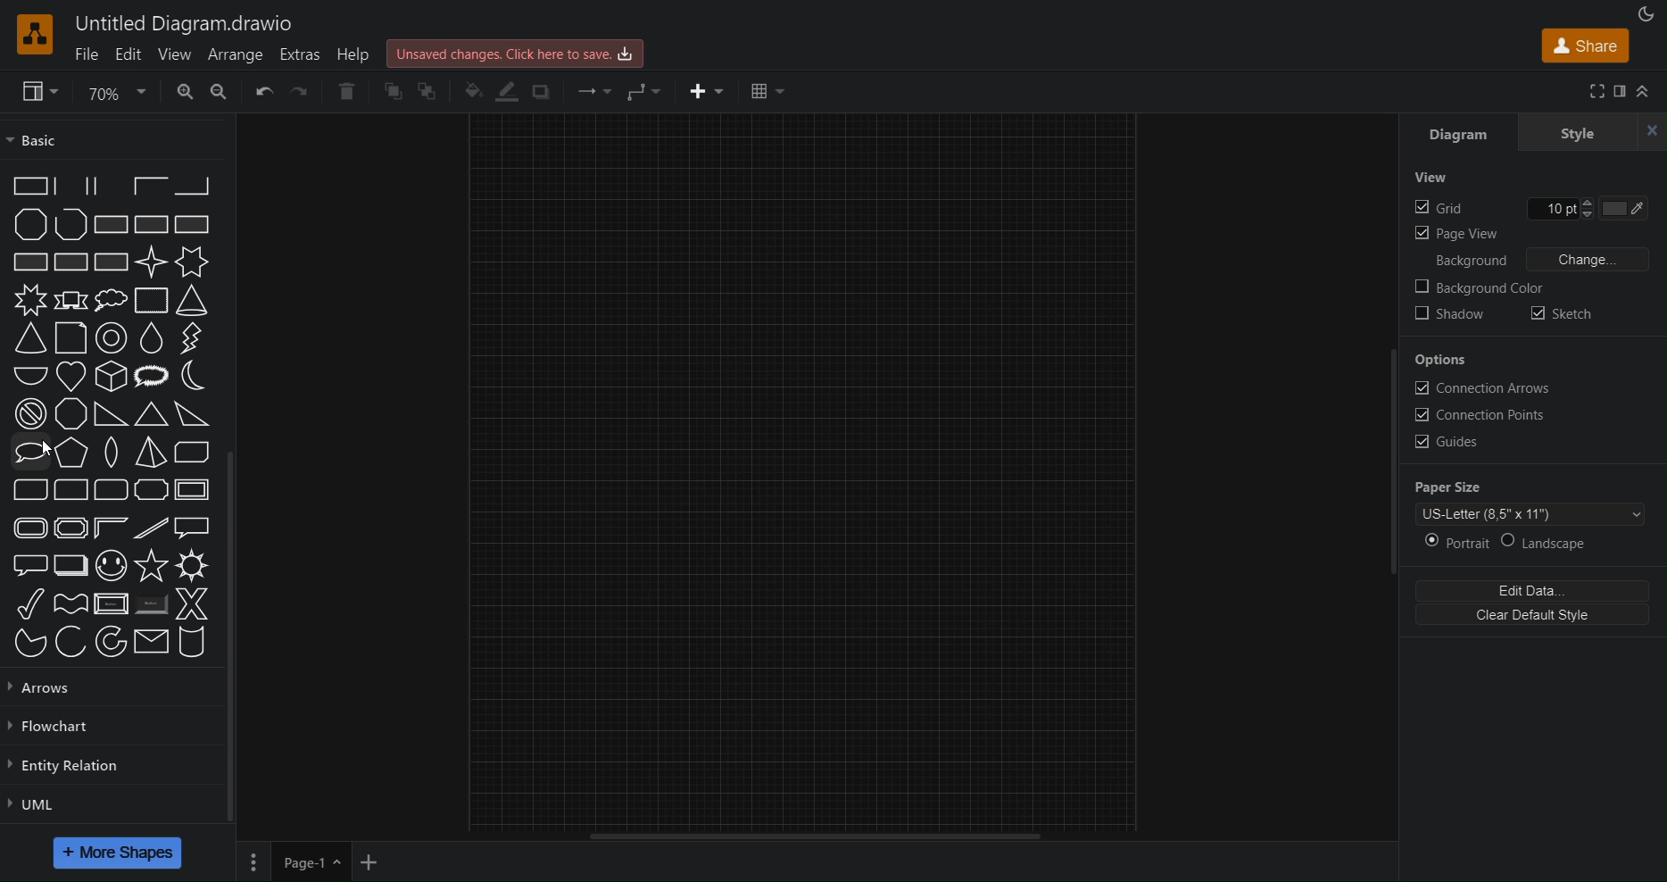  I want to click on Button, so click(111, 603).